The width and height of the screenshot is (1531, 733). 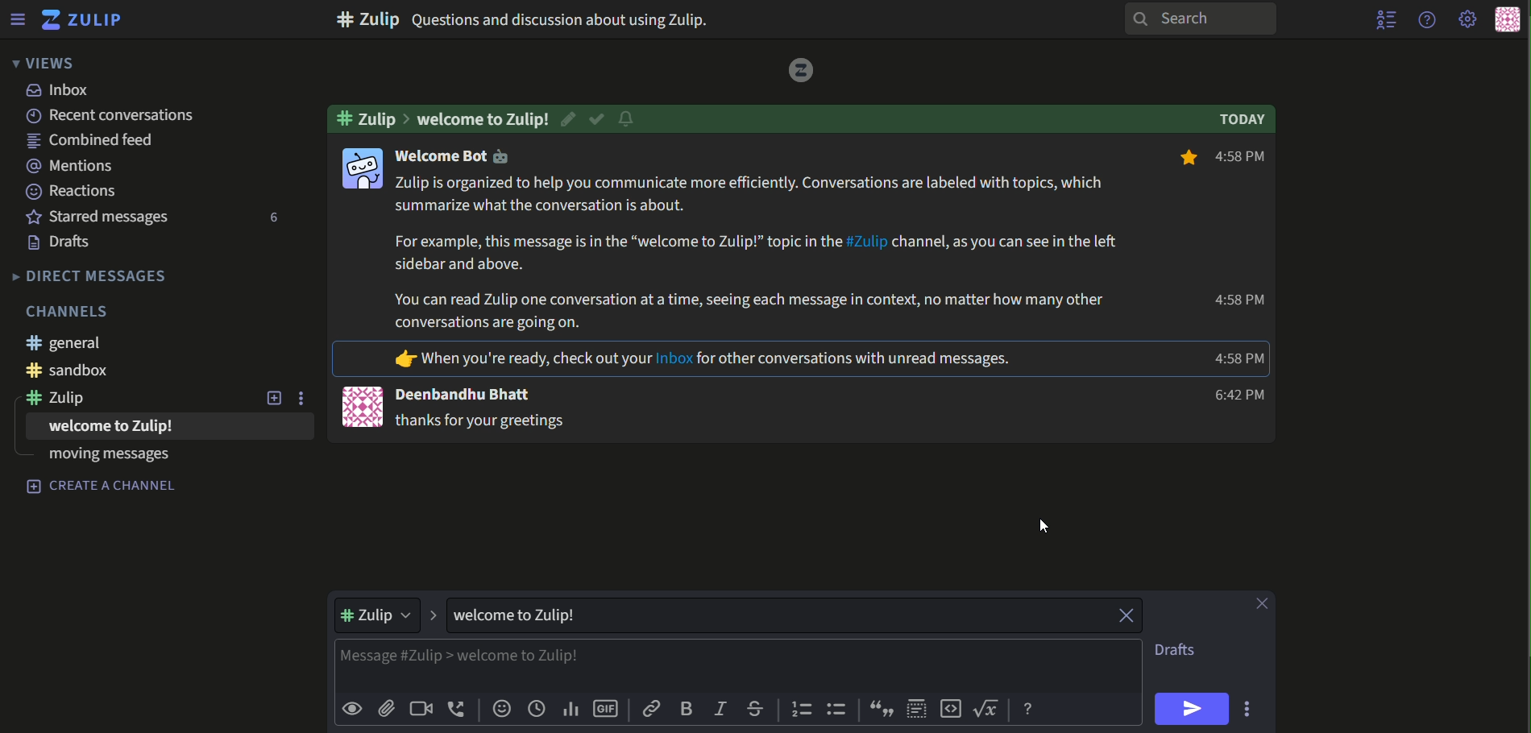 What do you see at coordinates (755, 709) in the screenshot?
I see `strikethrough` at bounding box center [755, 709].